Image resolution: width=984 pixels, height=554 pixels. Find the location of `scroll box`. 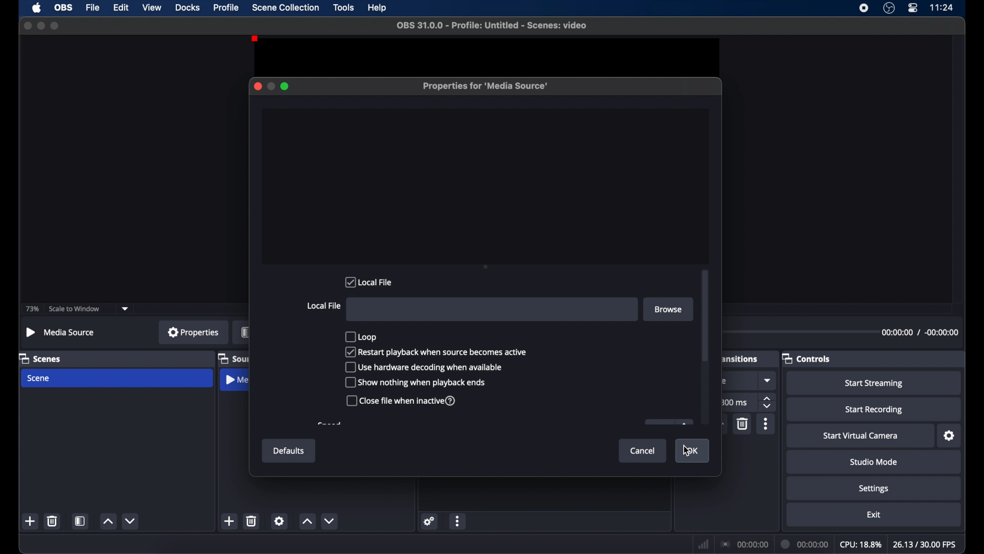

scroll box is located at coordinates (705, 315).